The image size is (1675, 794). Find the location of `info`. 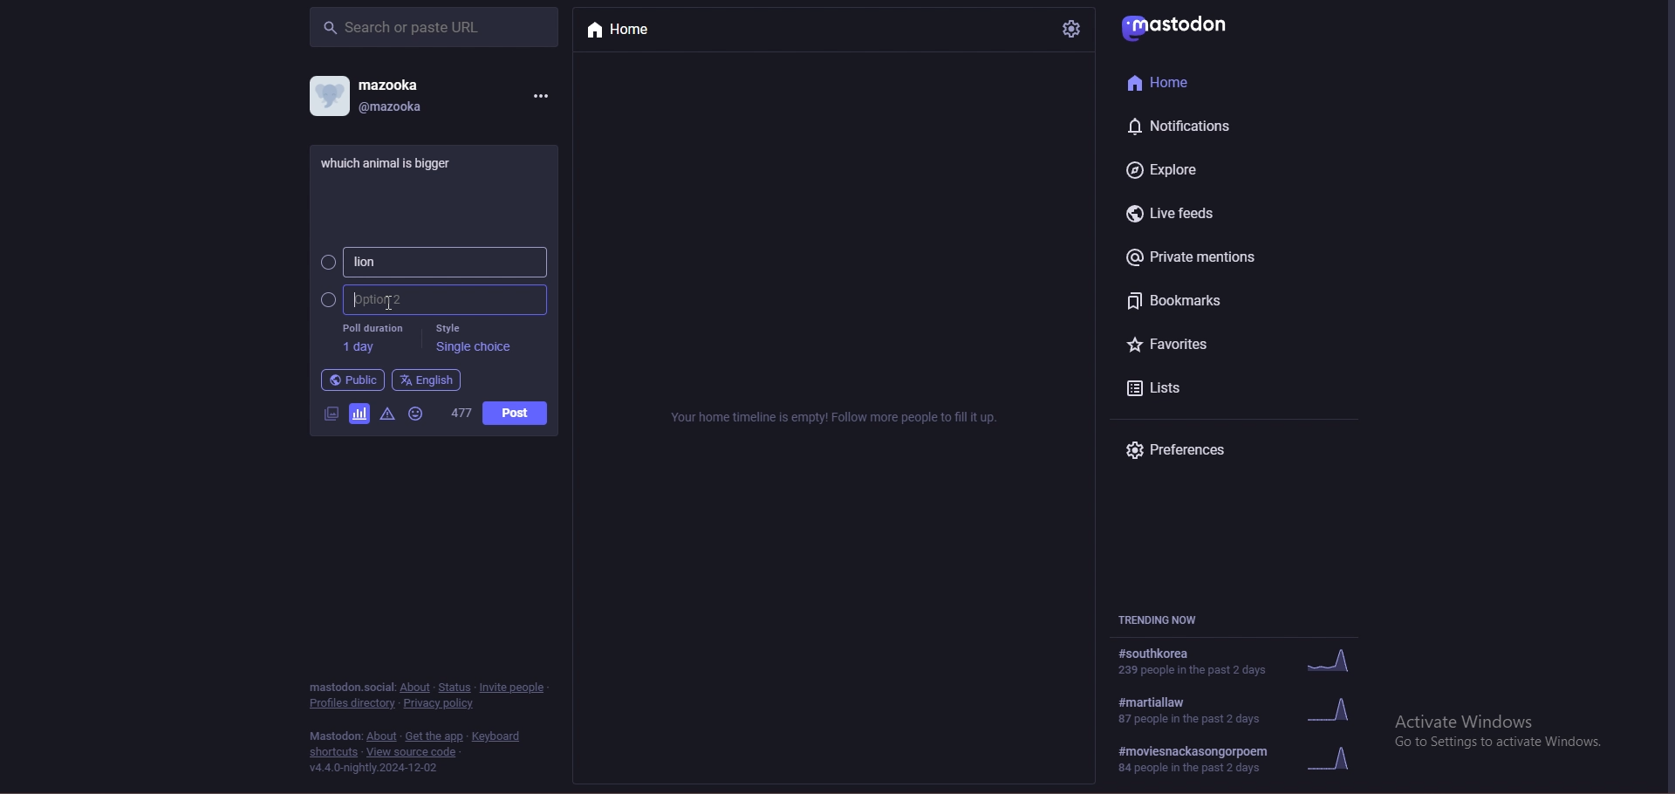

info is located at coordinates (837, 417).